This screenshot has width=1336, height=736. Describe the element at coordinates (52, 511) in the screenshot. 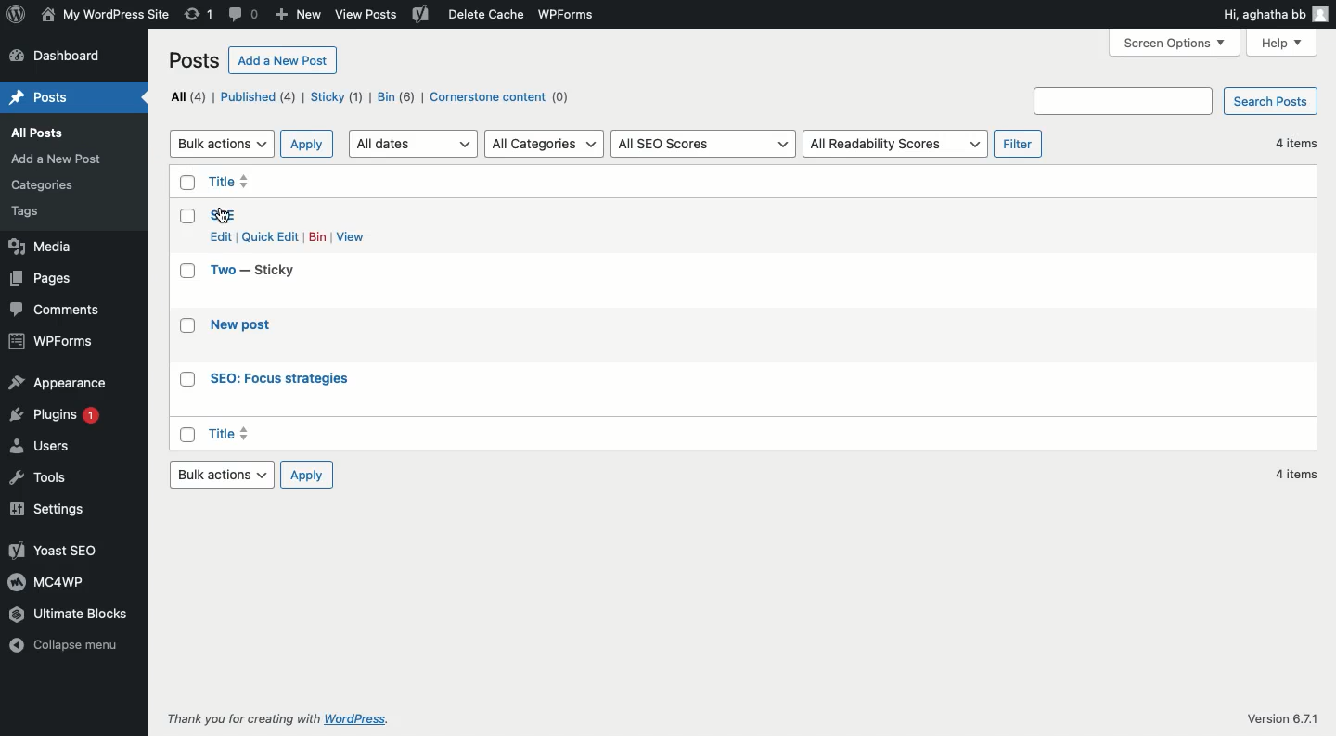

I see `Settings` at that location.